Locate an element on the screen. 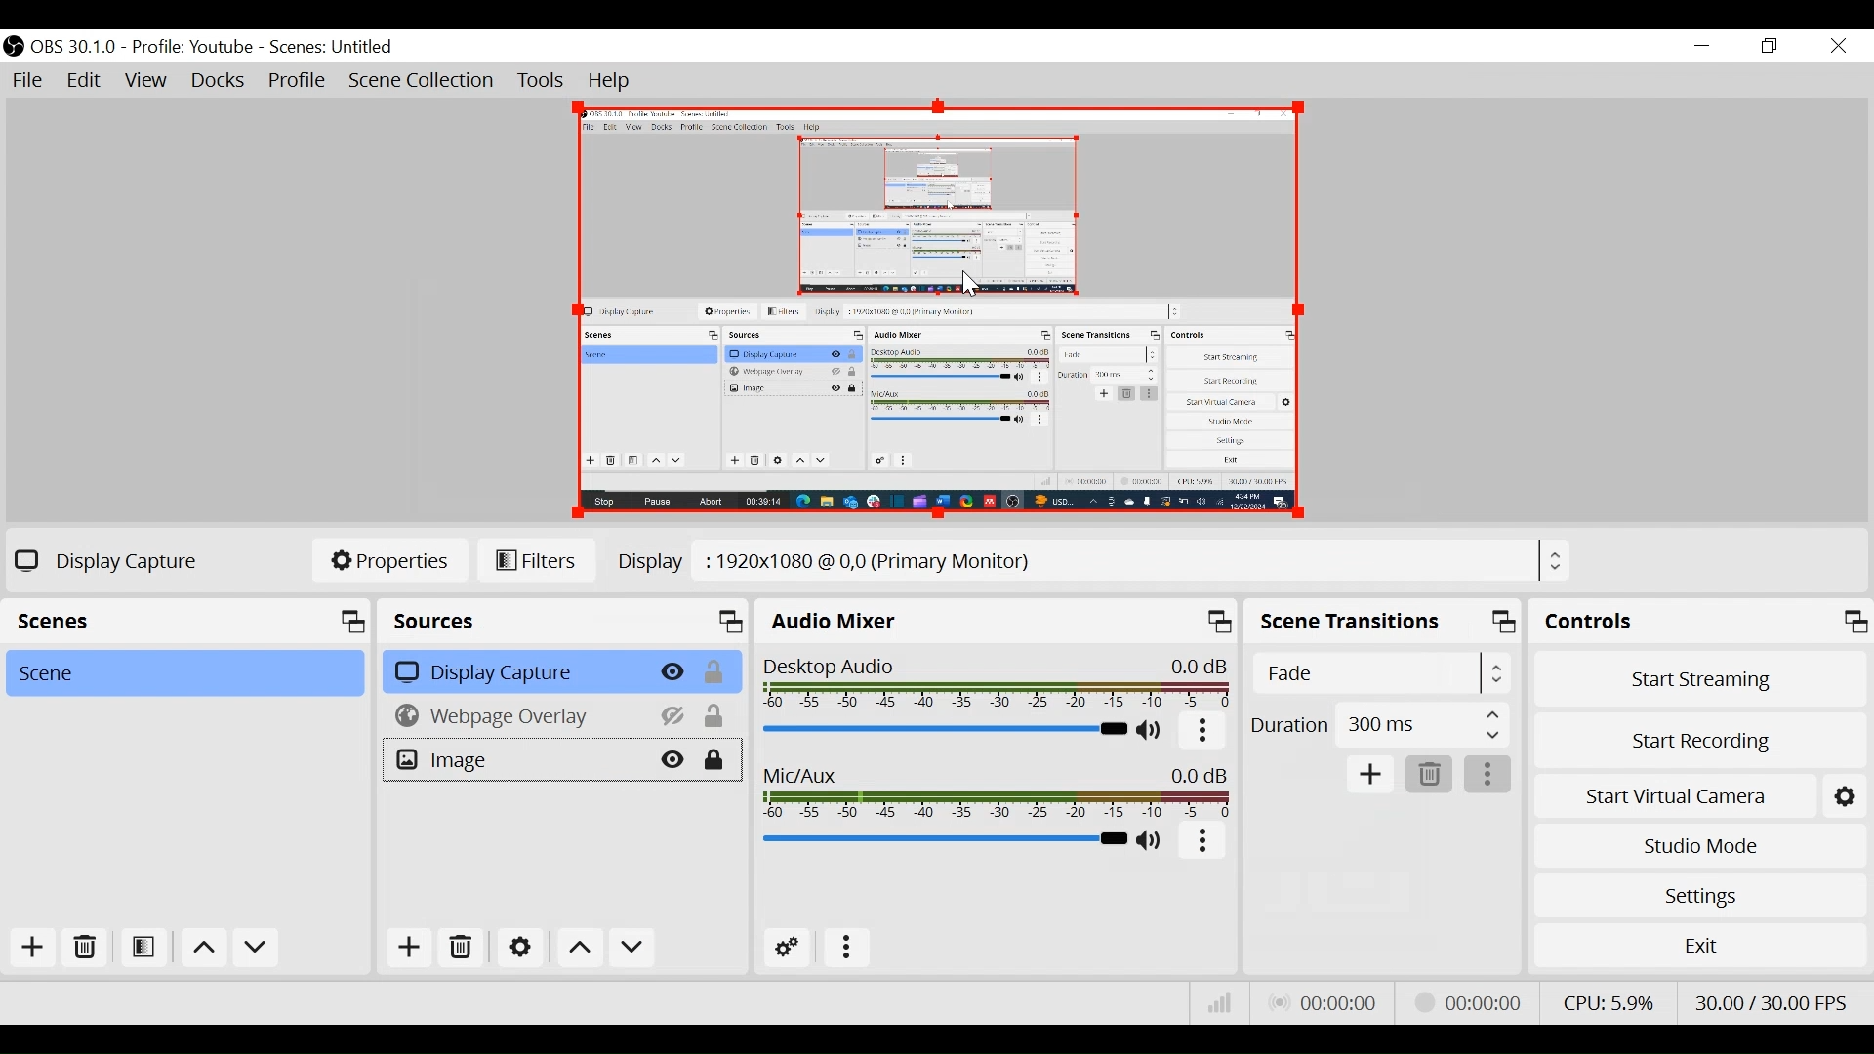 The height and width of the screenshot is (1054, 1874). Move down is located at coordinates (257, 950).